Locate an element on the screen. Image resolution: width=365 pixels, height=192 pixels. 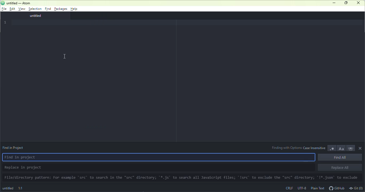
close is located at coordinates (360, 147).